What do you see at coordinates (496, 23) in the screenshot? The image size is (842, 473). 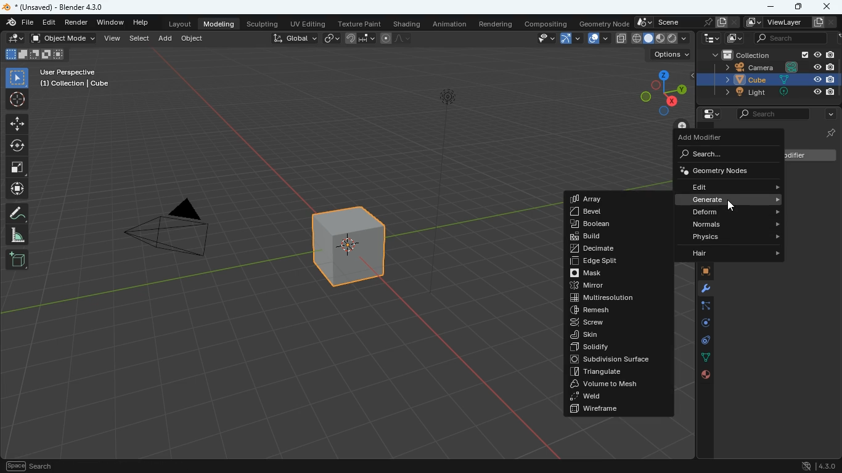 I see `rendering` at bounding box center [496, 23].